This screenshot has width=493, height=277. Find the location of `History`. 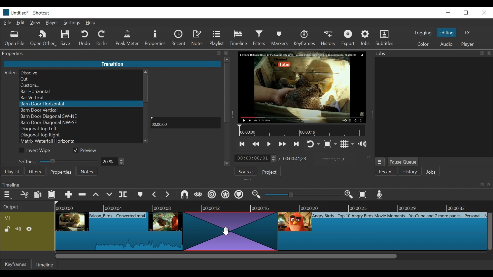

History is located at coordinates (329, 39).